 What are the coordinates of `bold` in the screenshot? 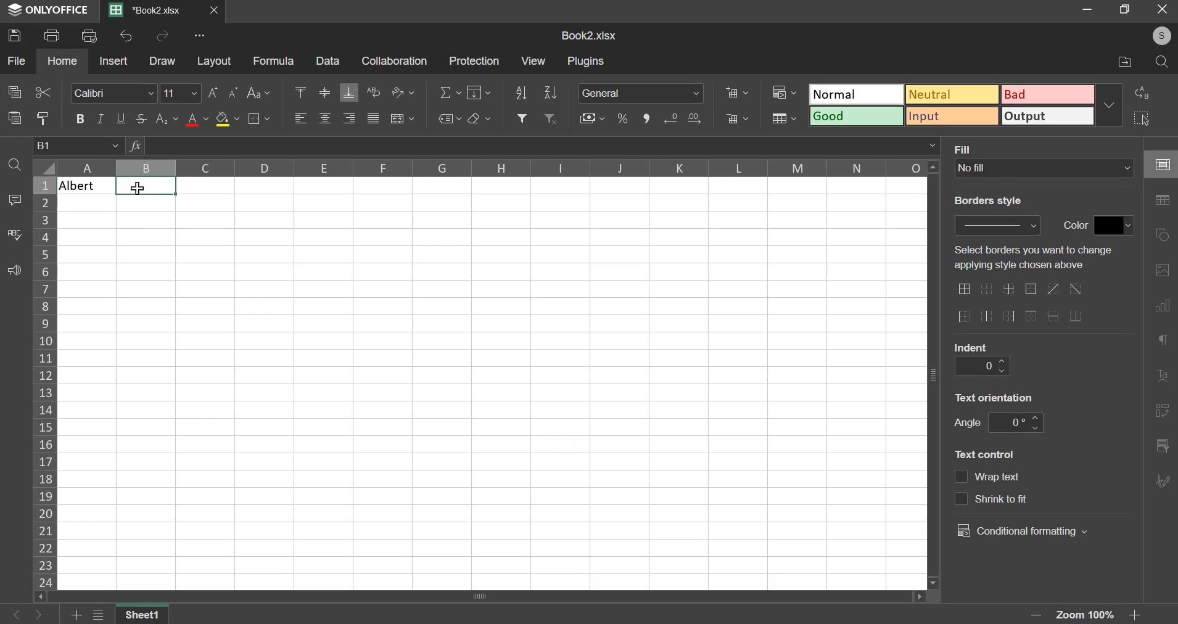 It's located at (80, 118).